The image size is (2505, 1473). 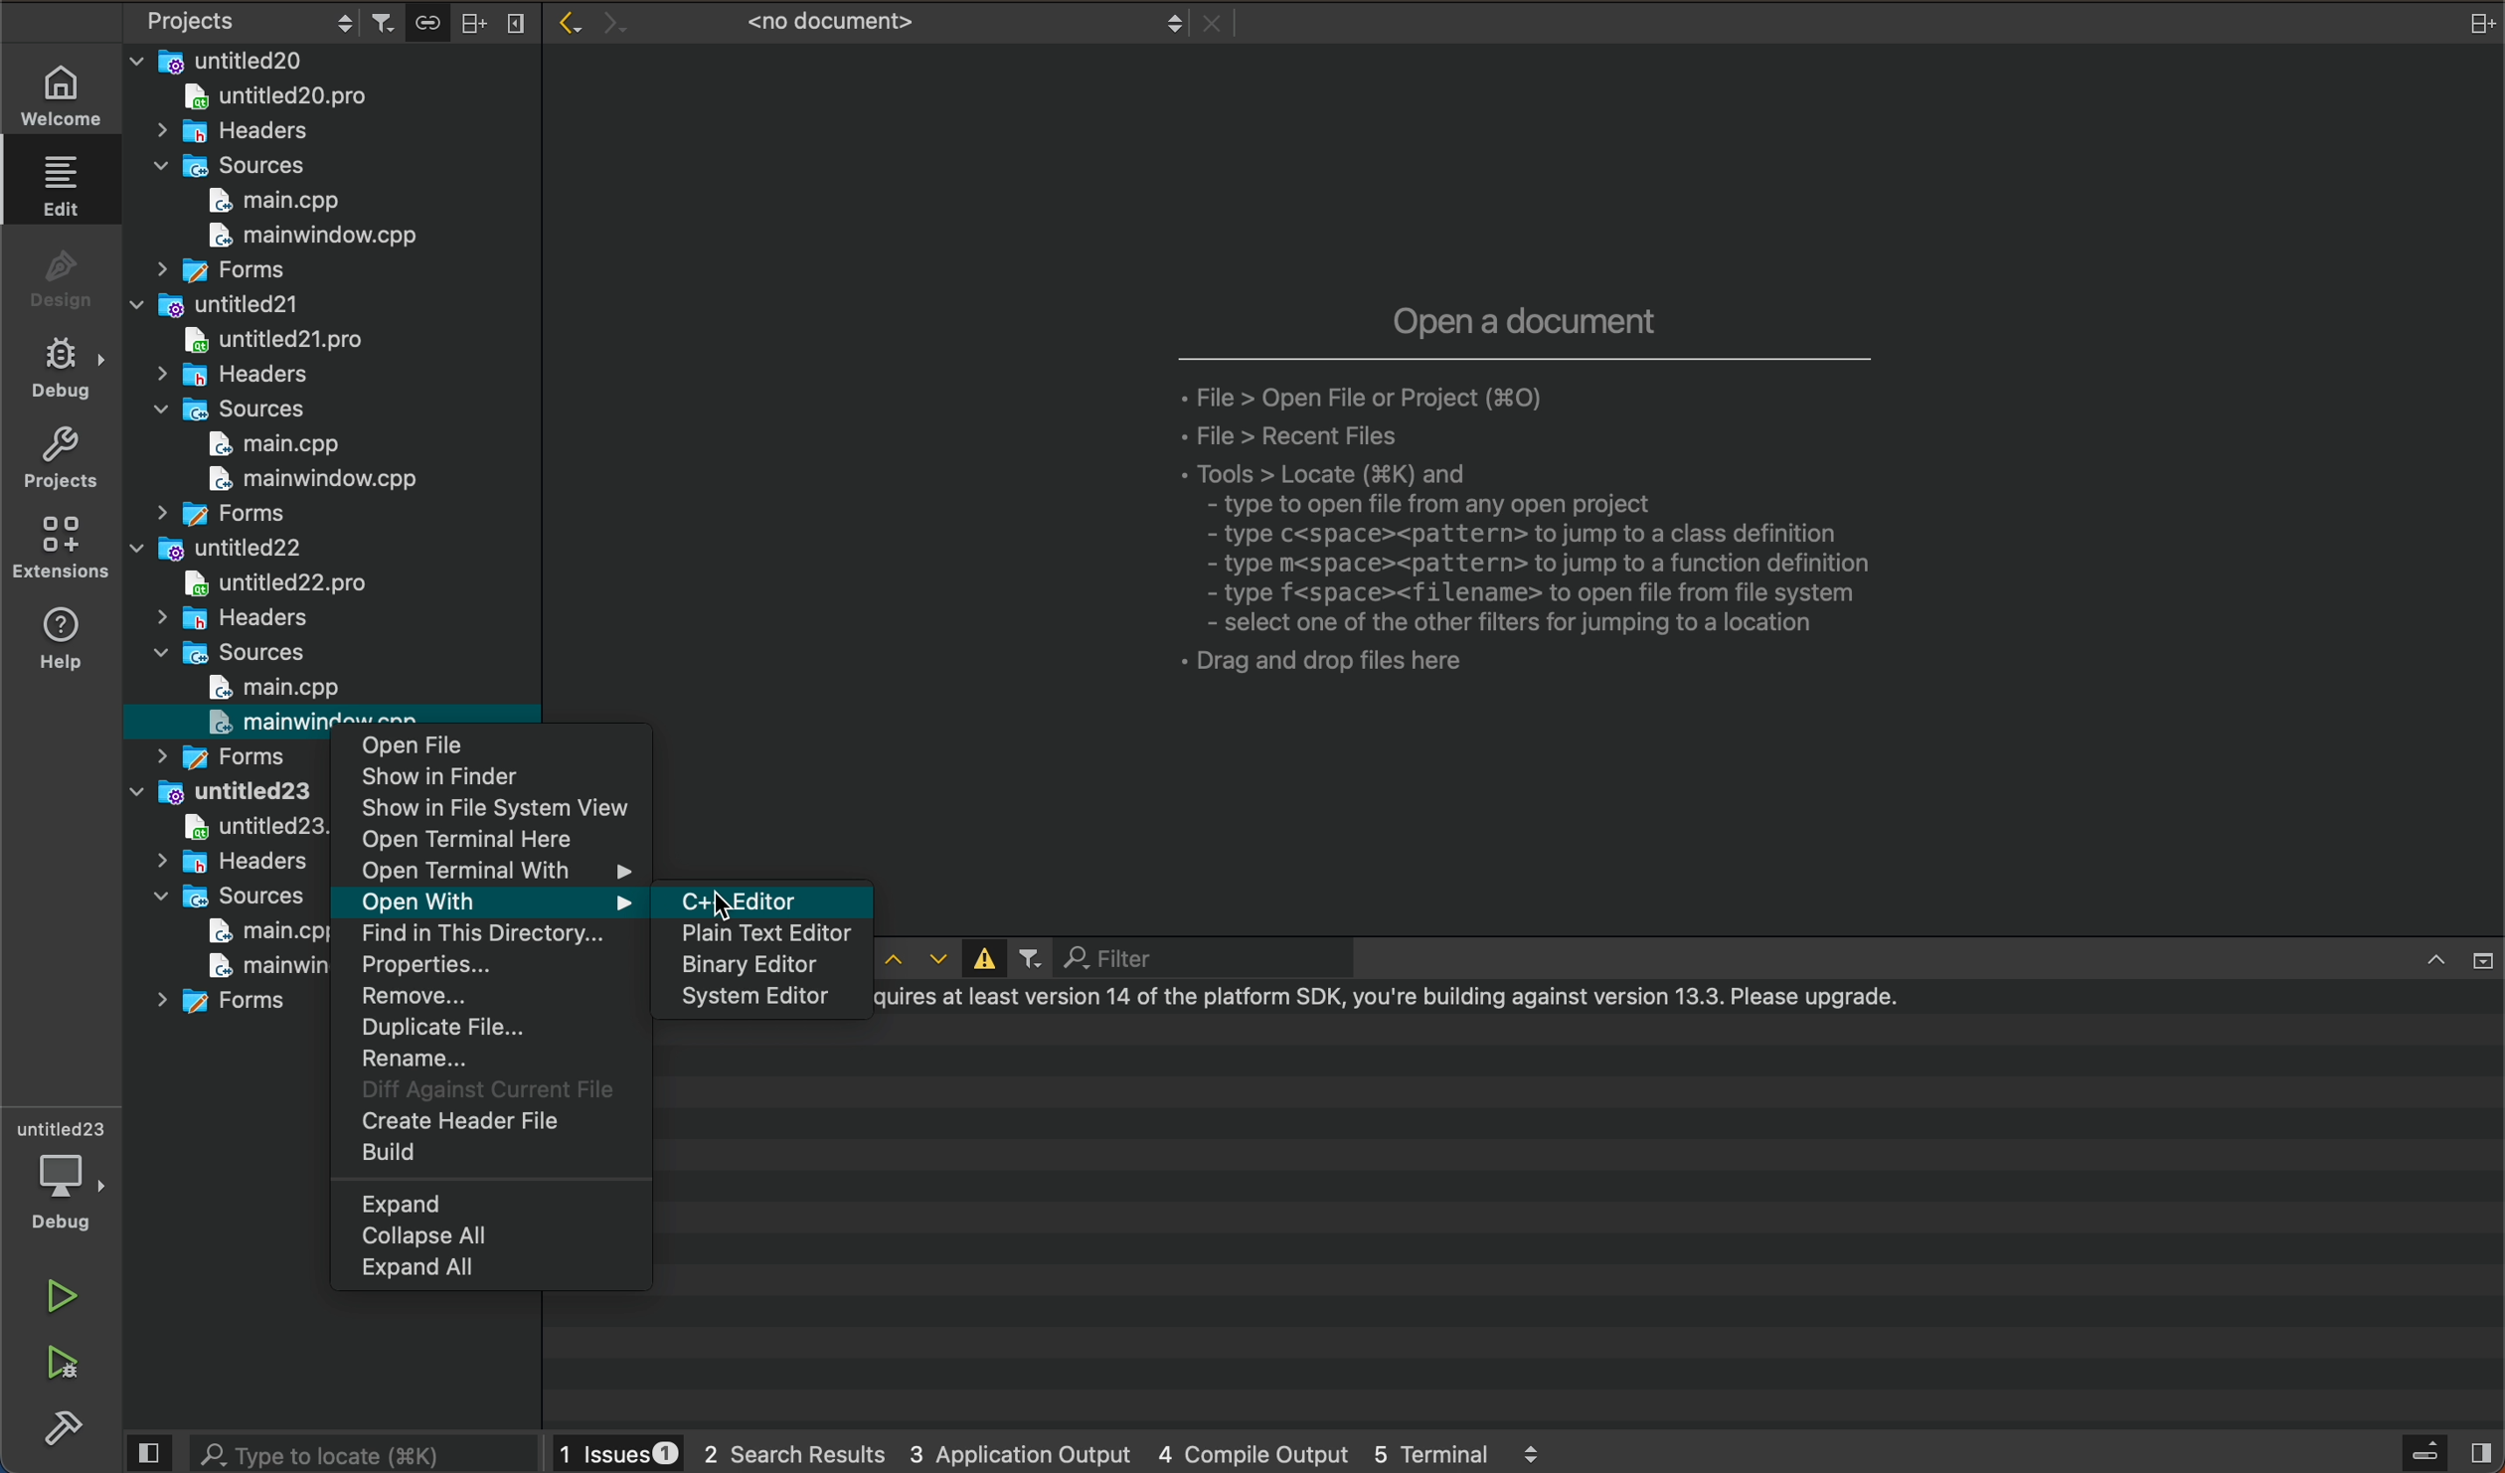 I want to click on open terminal, so click(x=497, y=841).